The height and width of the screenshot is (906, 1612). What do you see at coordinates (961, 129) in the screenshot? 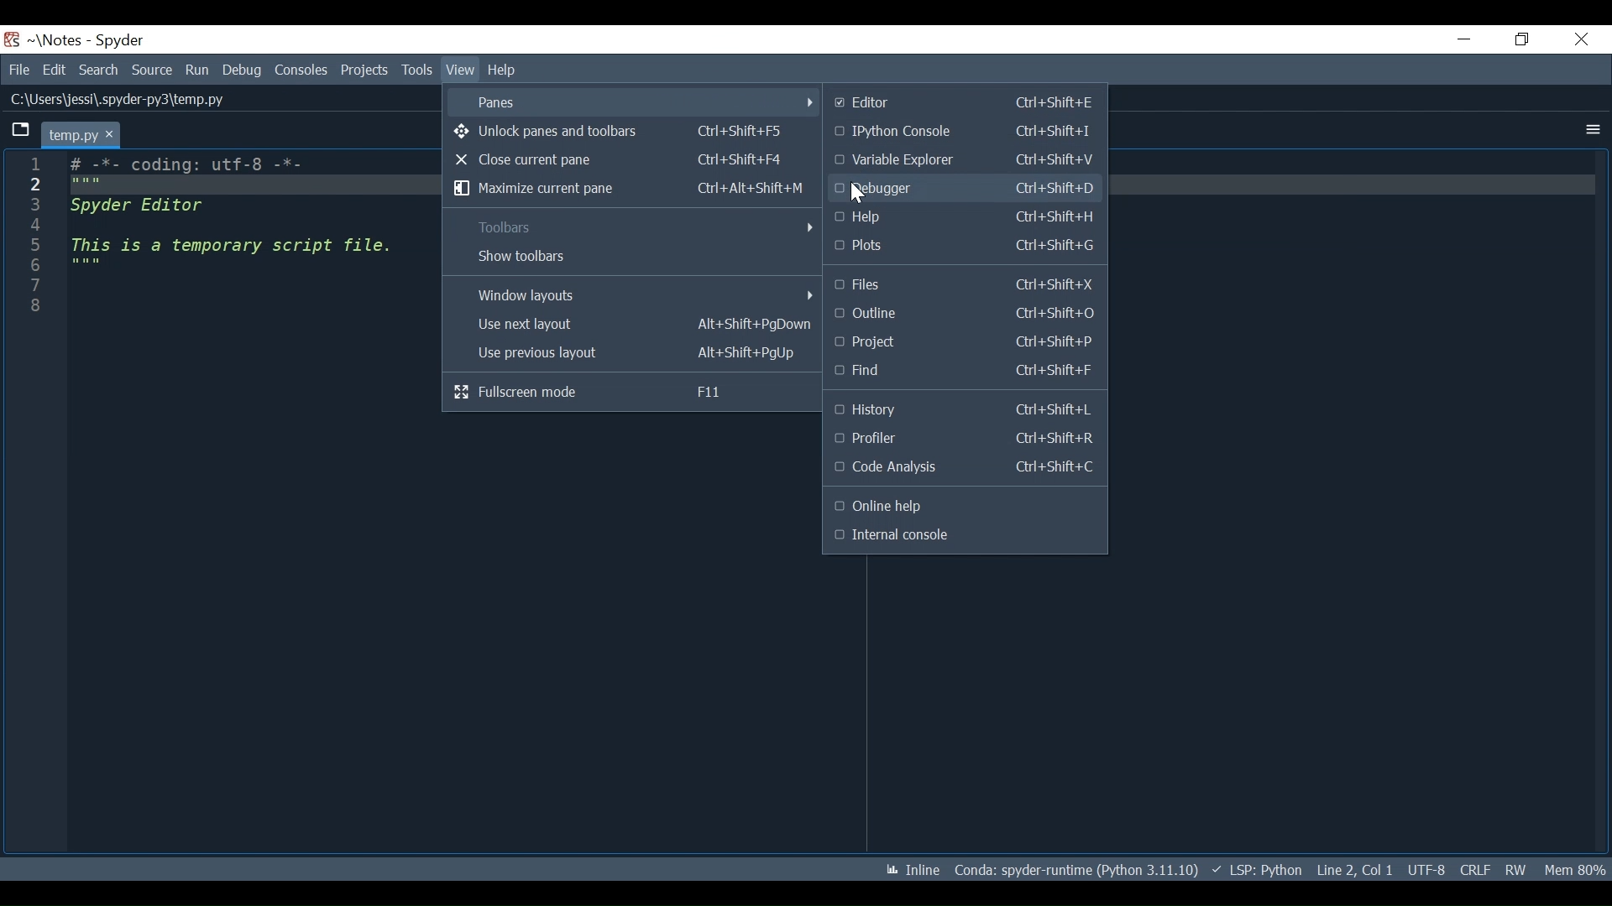
I see `IPython Console` at bounding box center [961, 129].